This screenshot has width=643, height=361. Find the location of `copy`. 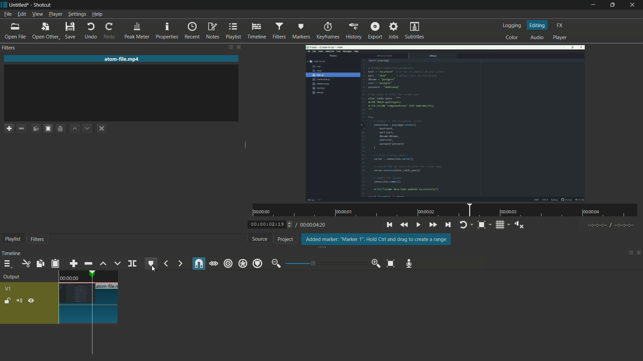

copy is located at coordinates (40, 264).